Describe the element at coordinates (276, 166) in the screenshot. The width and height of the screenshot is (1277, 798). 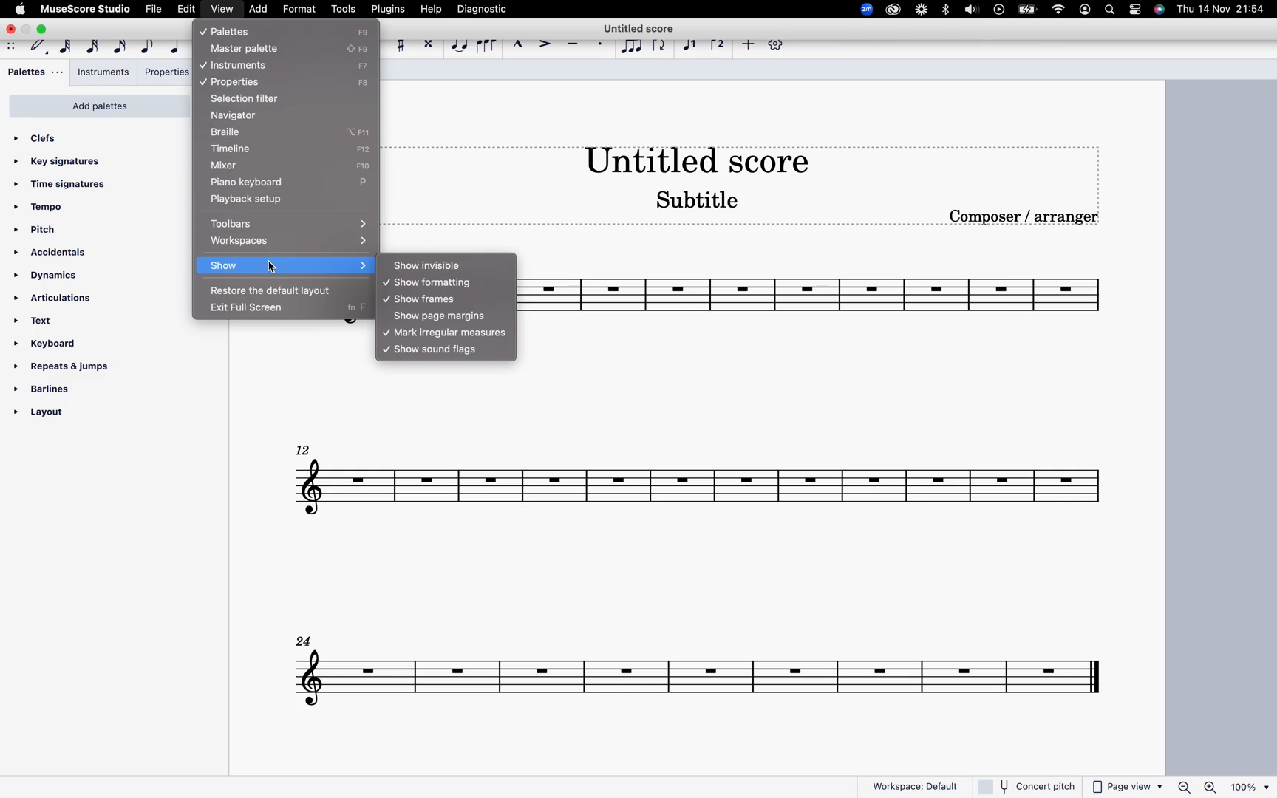
I see `mixer` at that location.